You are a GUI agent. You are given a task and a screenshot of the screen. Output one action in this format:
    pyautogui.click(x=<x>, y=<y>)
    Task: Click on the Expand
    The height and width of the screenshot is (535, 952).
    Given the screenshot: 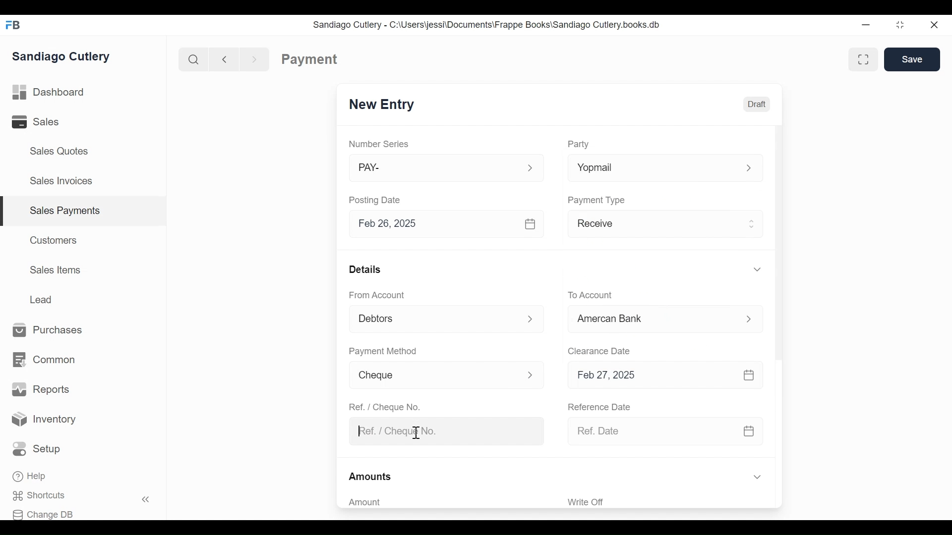 What is the action you would take?
    pyautogui.click(x=530, y=374)
    